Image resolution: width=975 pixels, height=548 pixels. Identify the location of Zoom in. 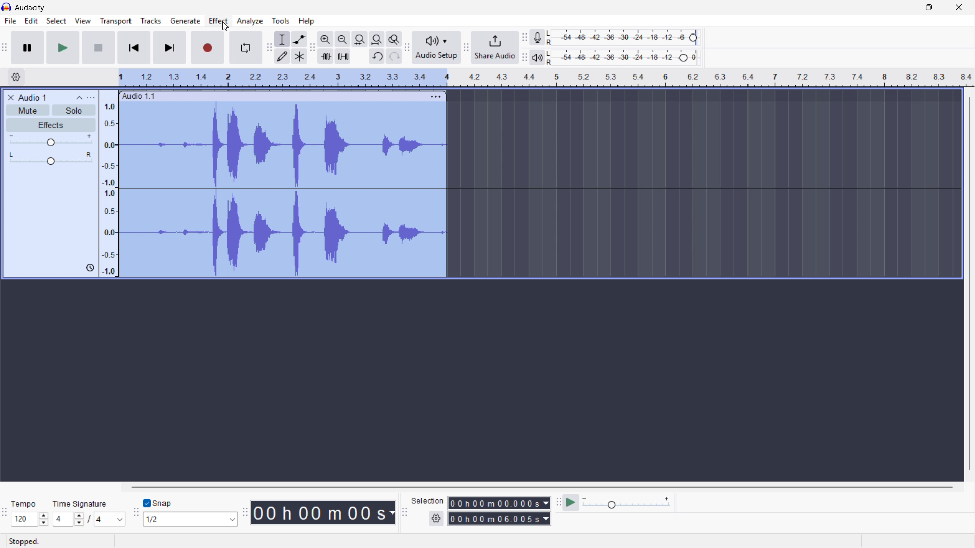
(326, 39).